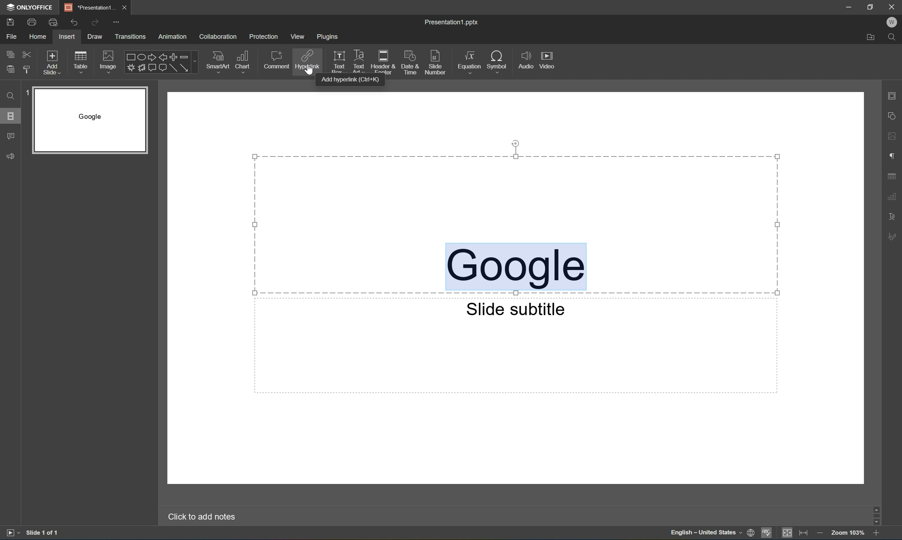 Image resolution: width=902 pixels, height=540 pixels. I want to click on File, so click(14, 36).